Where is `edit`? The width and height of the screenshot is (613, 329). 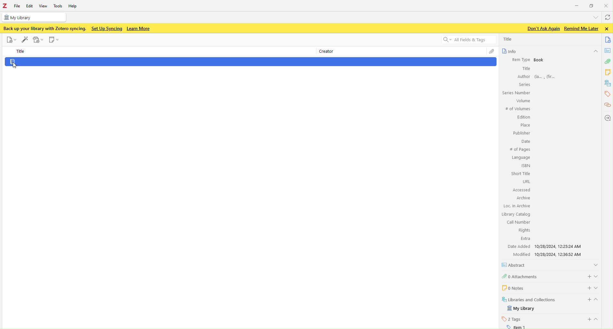 edit is located at coordinates (29, 6).